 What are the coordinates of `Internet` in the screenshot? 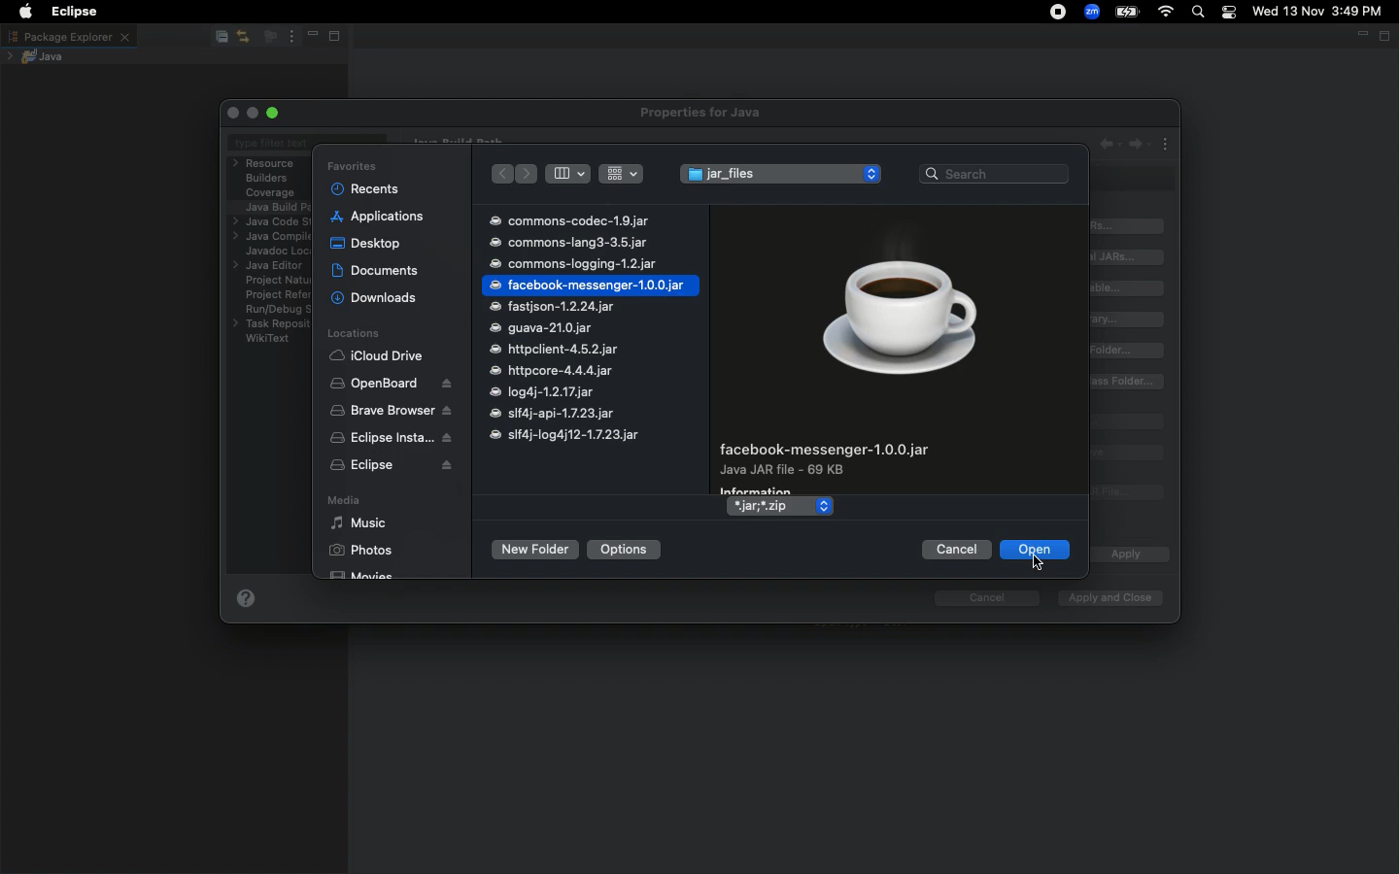 It's located at (1167, 13).